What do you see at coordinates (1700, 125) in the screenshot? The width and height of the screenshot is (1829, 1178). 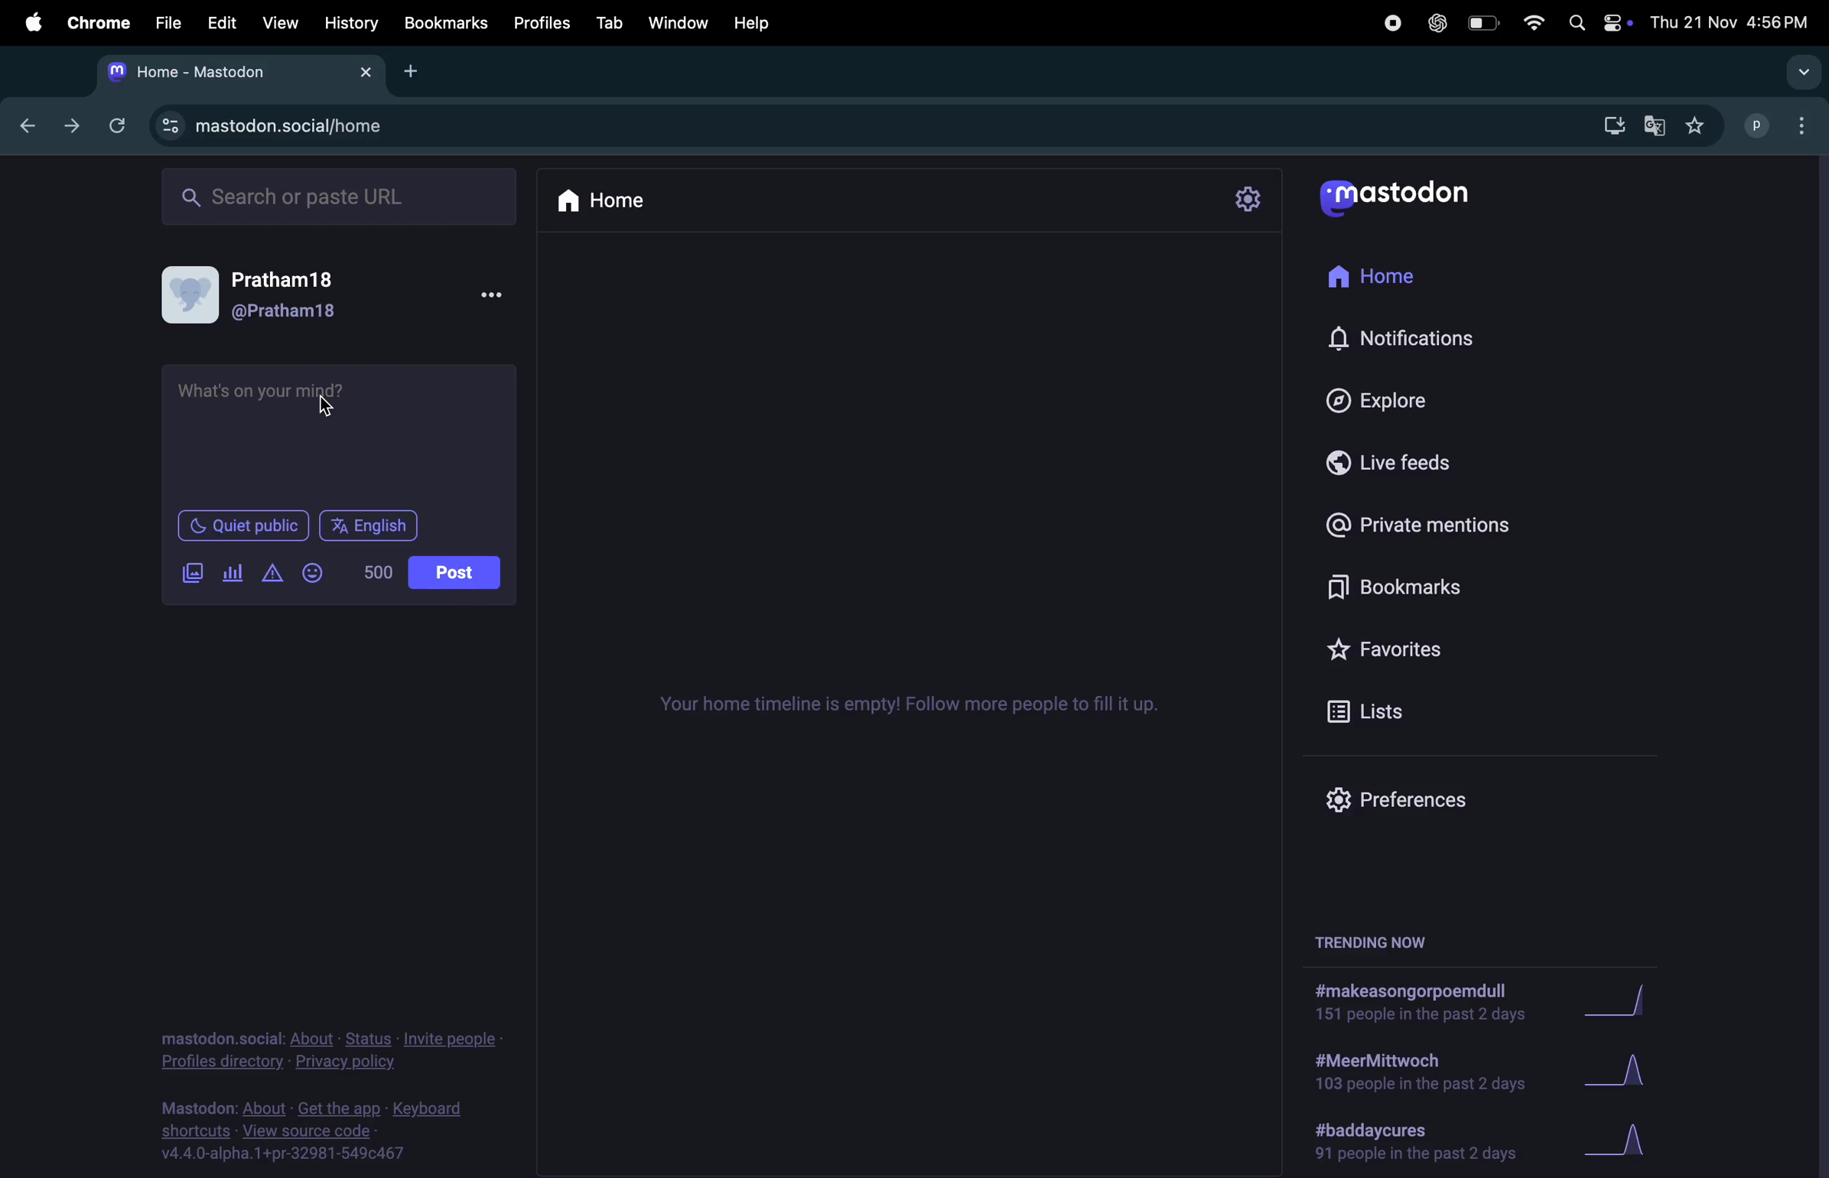 I see `favouited` at bounding box center [1700, 125].